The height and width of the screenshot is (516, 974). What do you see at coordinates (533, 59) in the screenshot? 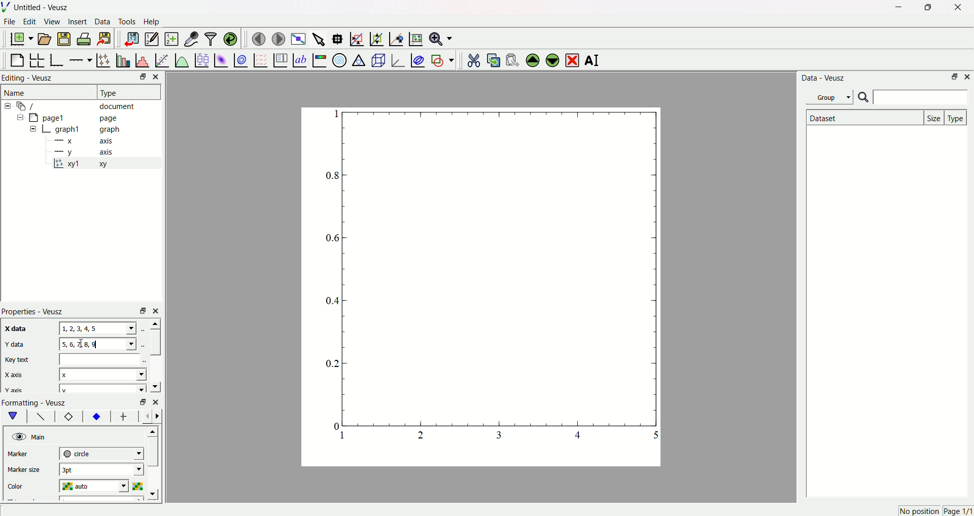
I see `move the widgets up` at bounding box center [533, 59].